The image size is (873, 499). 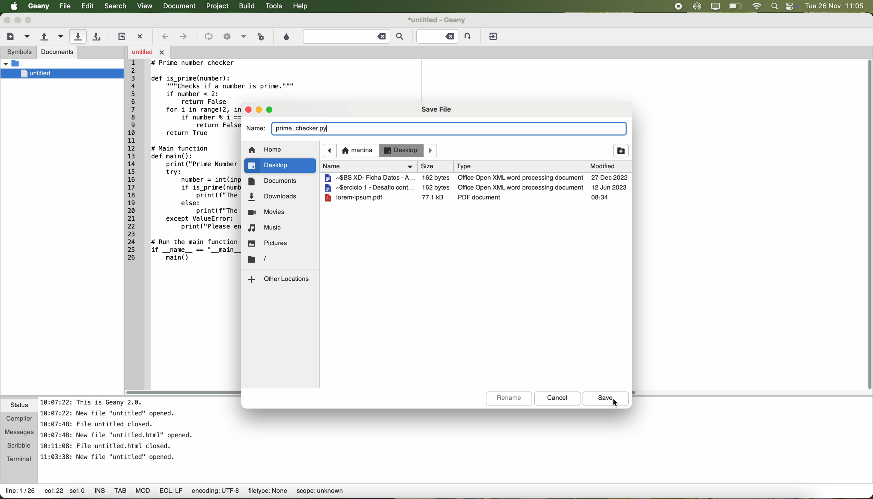 I want to click on navigate back, so click(x=165, y=36).